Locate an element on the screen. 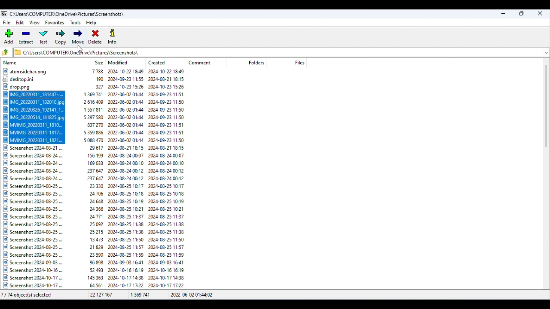 This screenshot has width=550, height=309. File address bar is located at coordinates (276, 51).